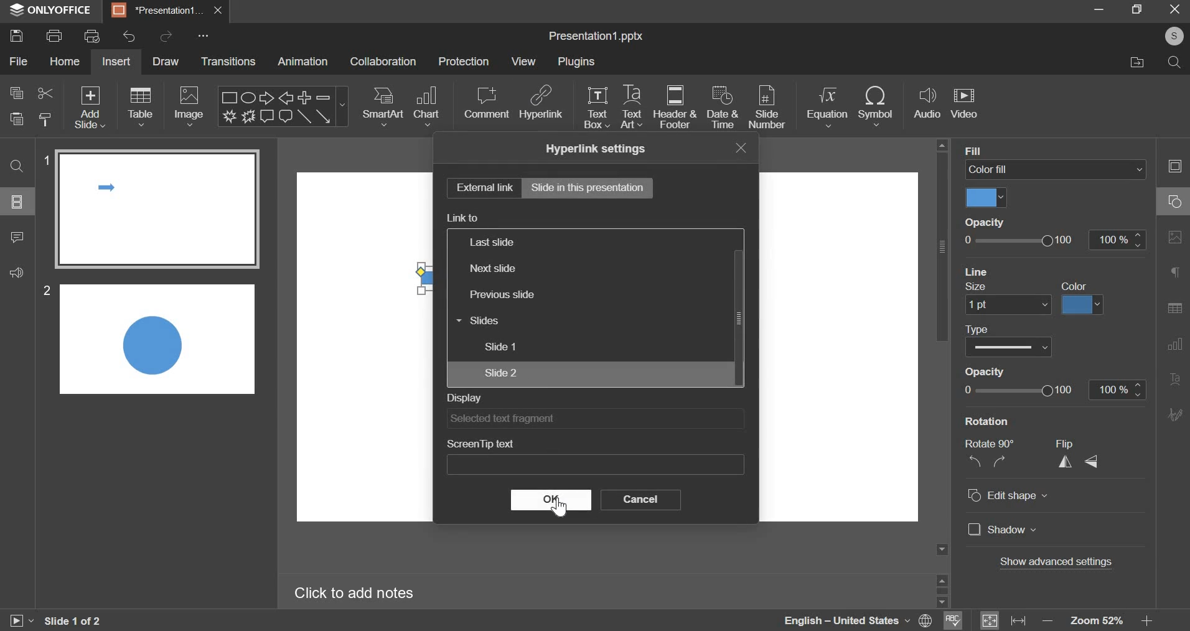  Describe the element at coordinates (1022, 390) in the screenshot. I see `slider from 0 to 100` at that location.